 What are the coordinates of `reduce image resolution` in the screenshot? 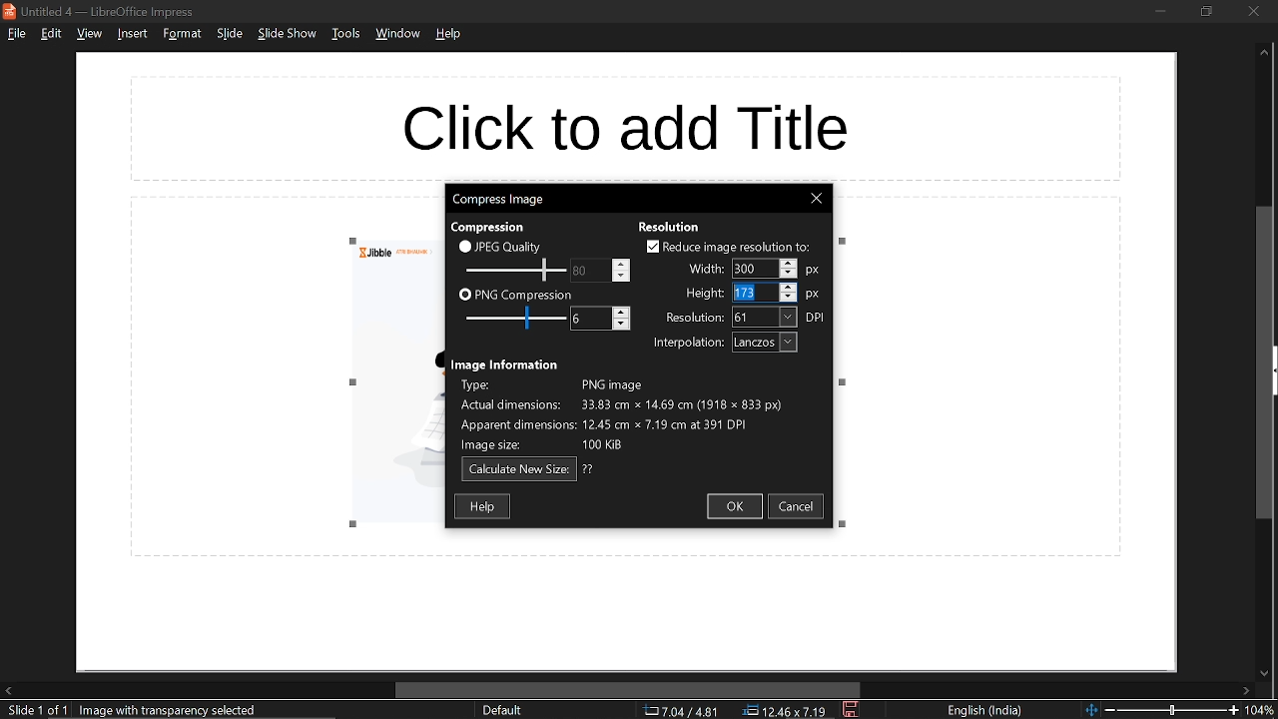 It's located at (739, 247).